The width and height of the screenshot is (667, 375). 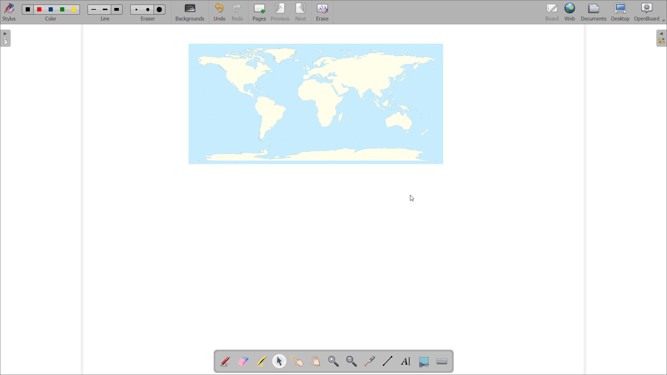 What do you see at coordinates (148, 19) in the screenshot?
I see `eraser` at bounding box center [148, 19].